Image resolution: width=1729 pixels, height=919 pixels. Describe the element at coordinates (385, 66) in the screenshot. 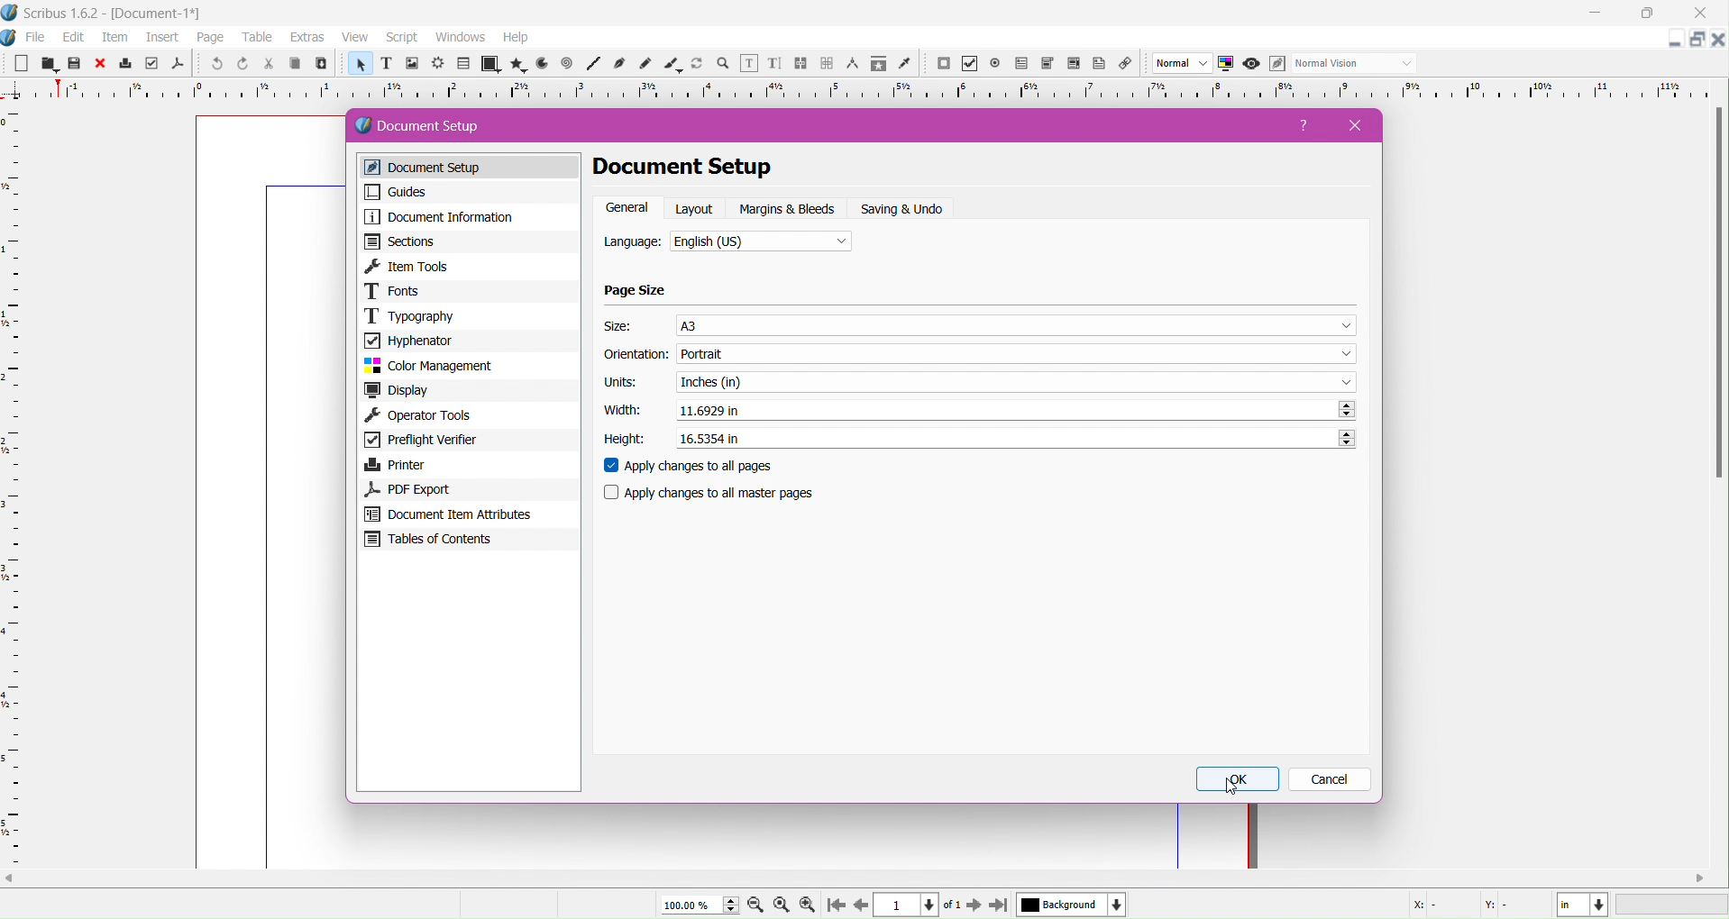

I see `text frame` at that location.